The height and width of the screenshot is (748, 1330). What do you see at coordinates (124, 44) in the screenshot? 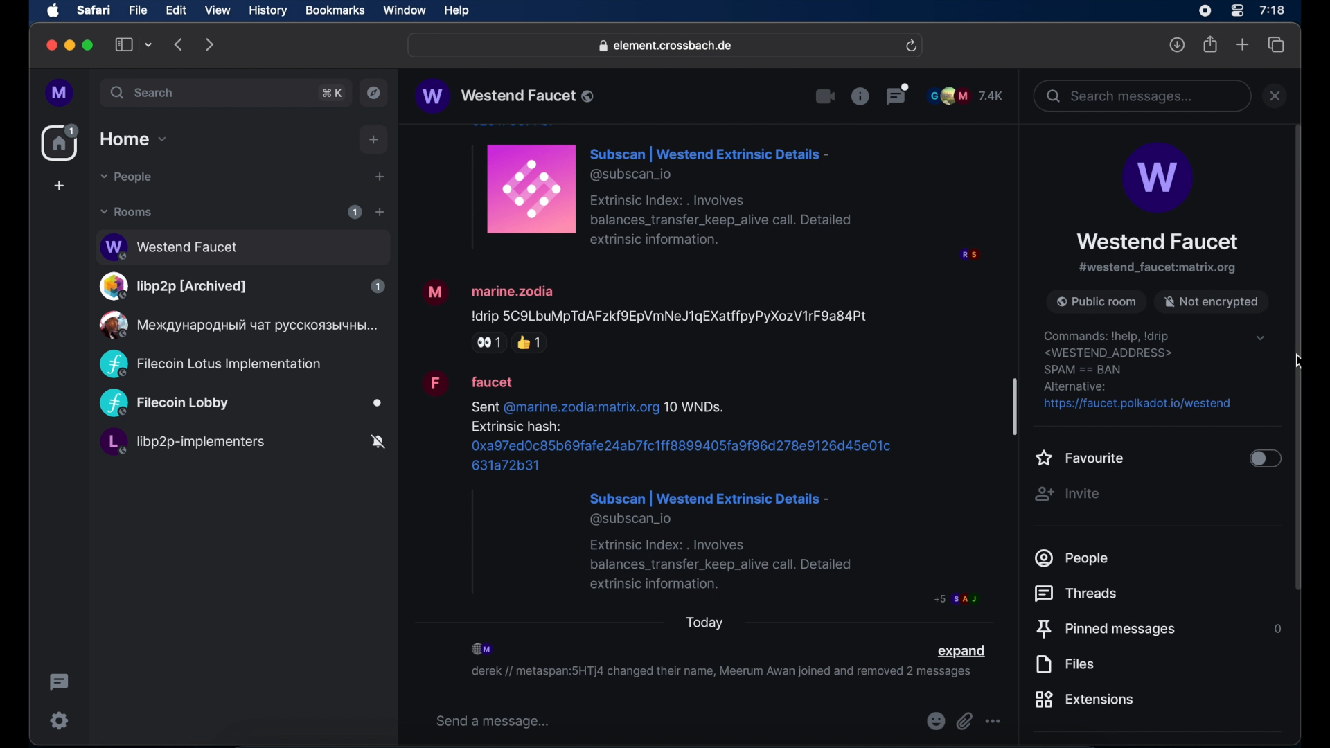
I see `show sidebar` at bounding box center [124, 44].